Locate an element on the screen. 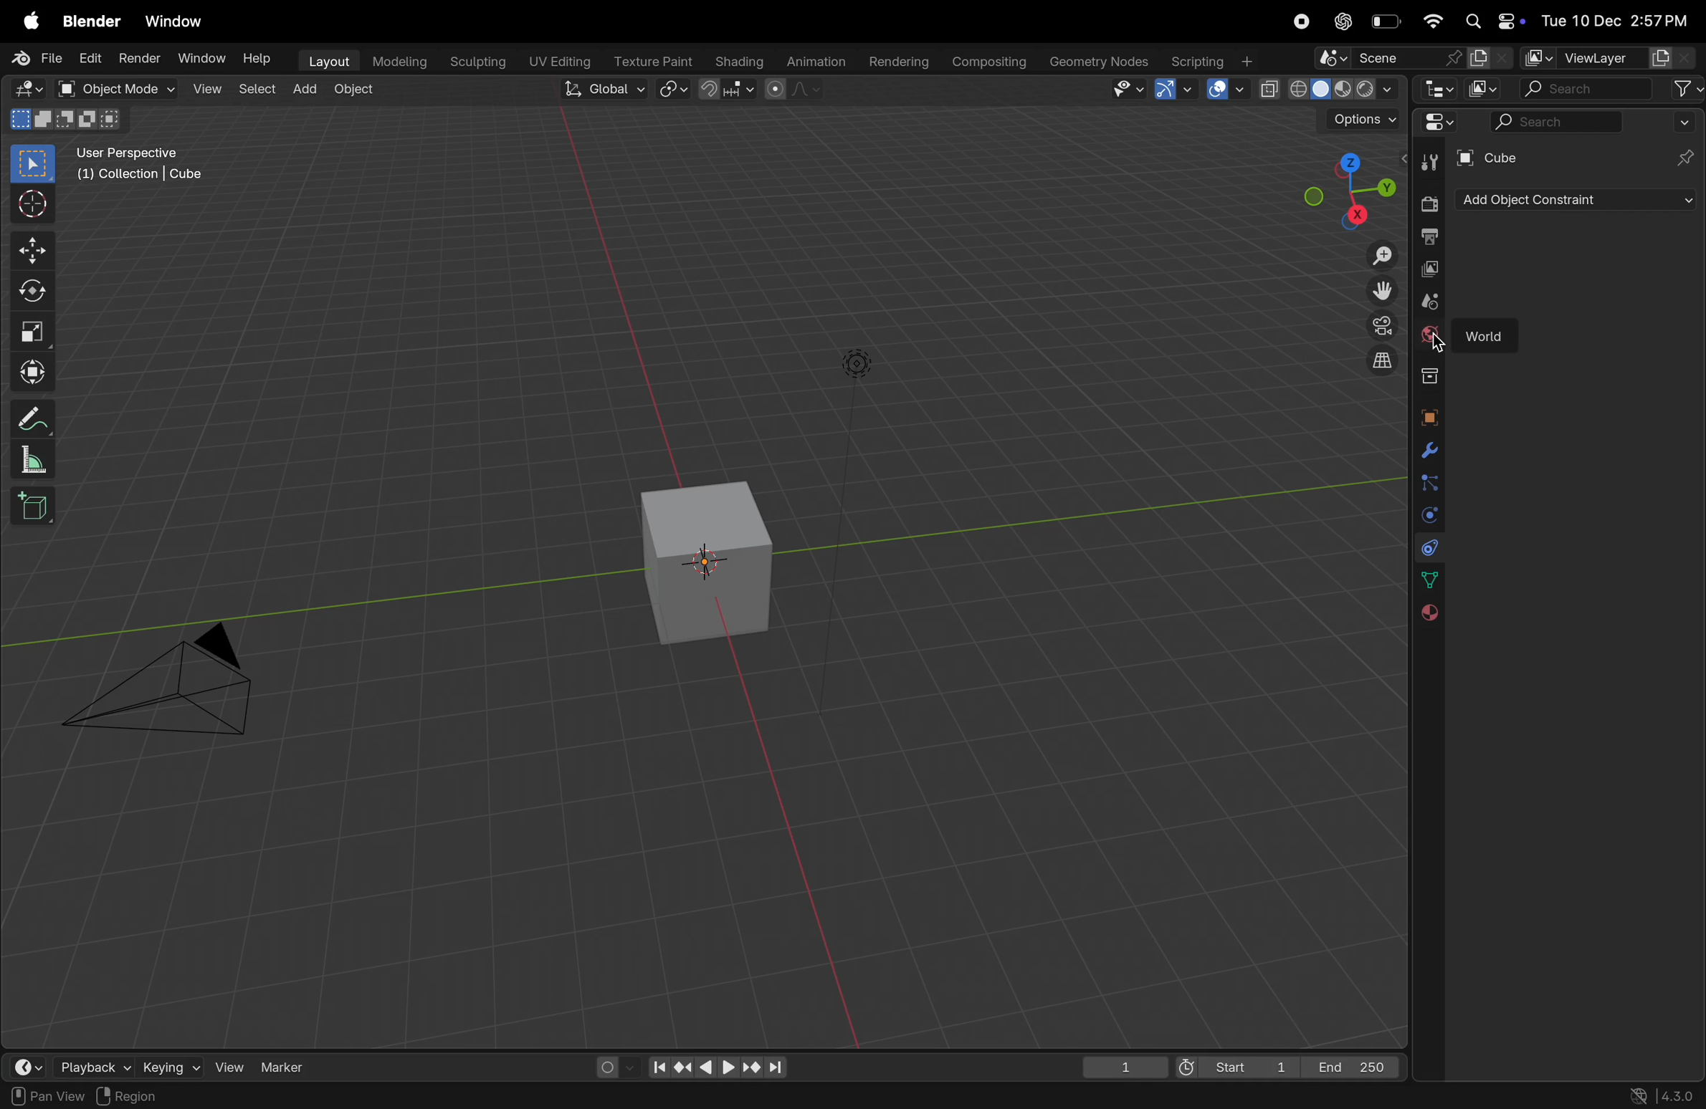 The height and width of the screenshot is (1109, 1706). material is located at coordinates (1427, 615).